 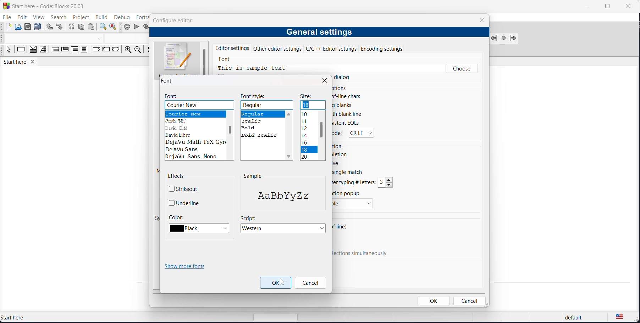 I want to click on ve, so click(x=337, y=163).